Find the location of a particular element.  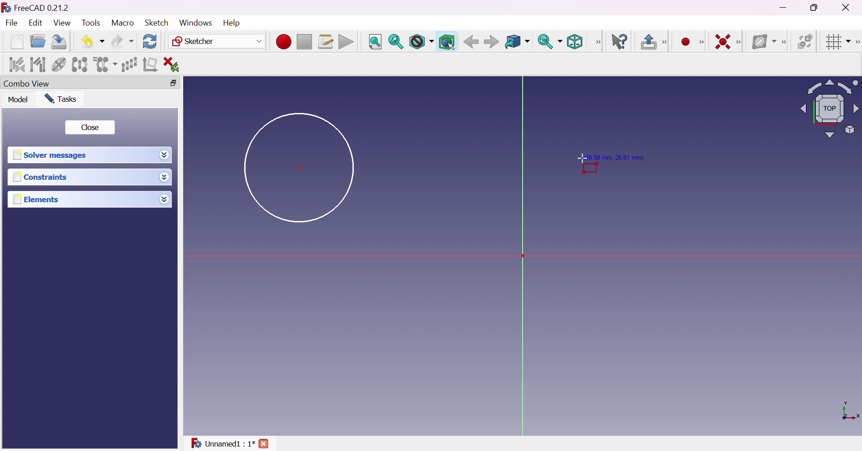

Constraints is located at coordinates (40, 178).